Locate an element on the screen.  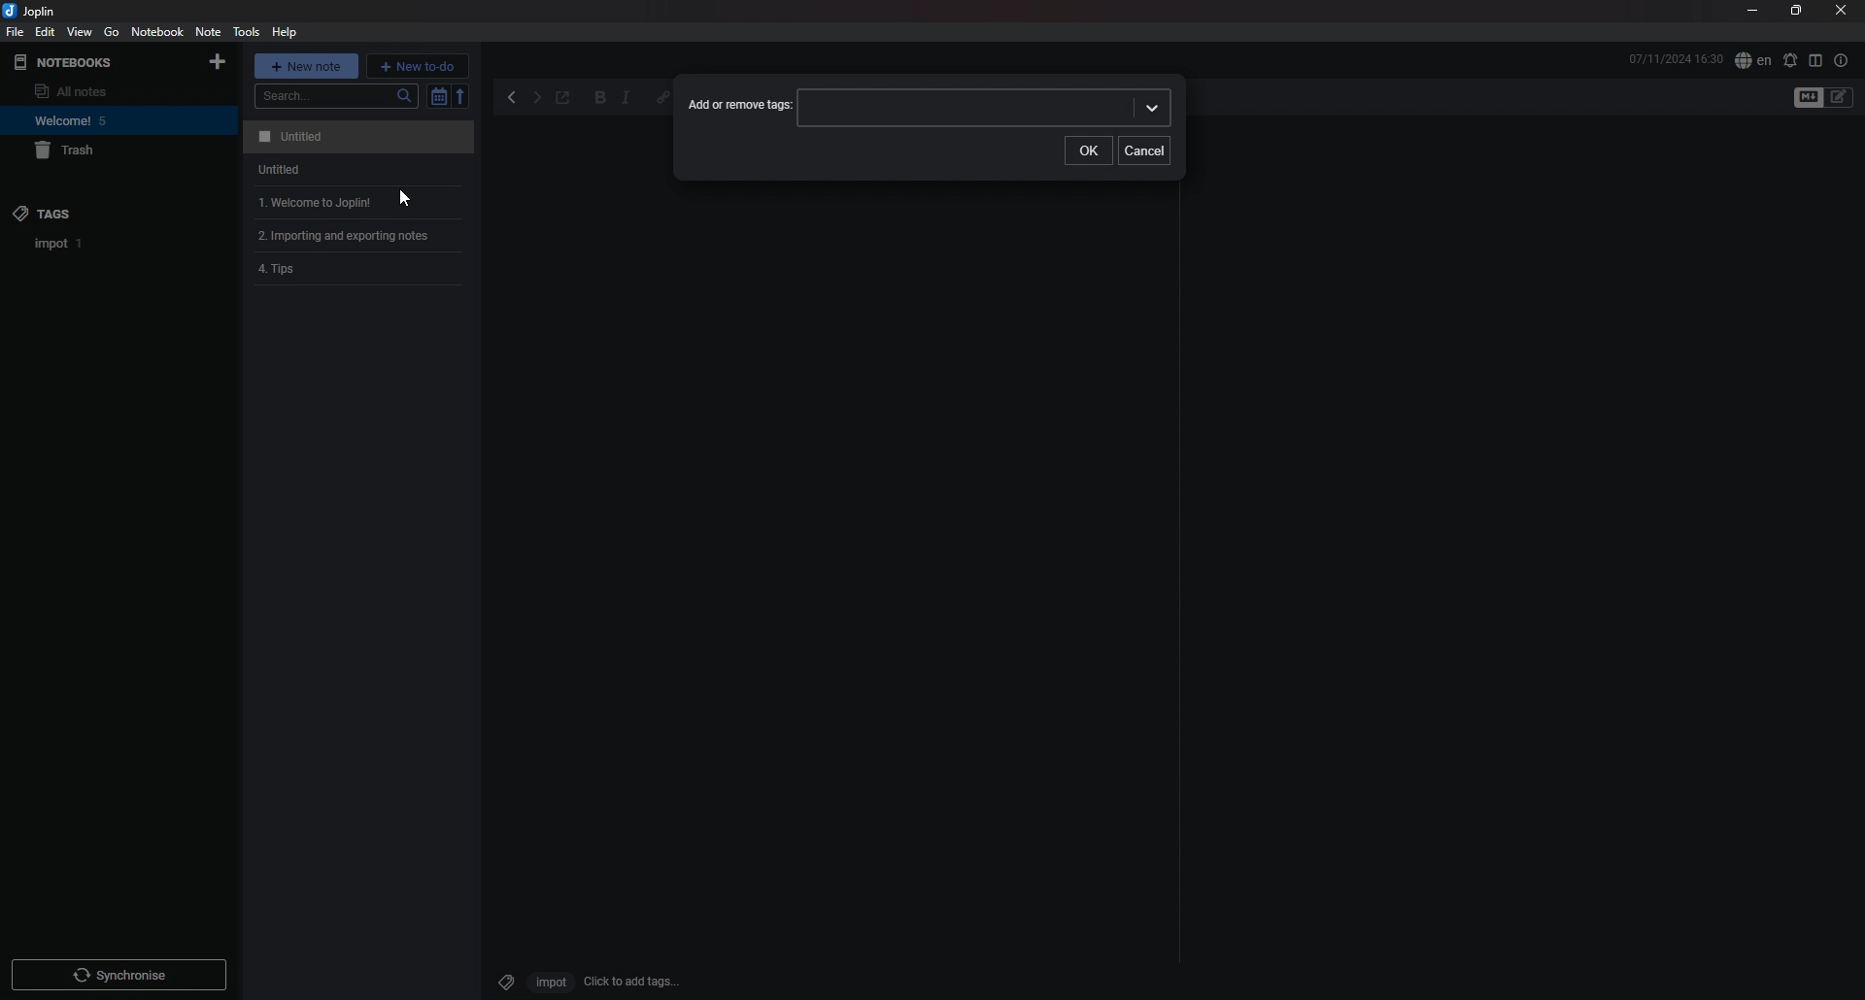
add tags is located at coordinates (632, 982).